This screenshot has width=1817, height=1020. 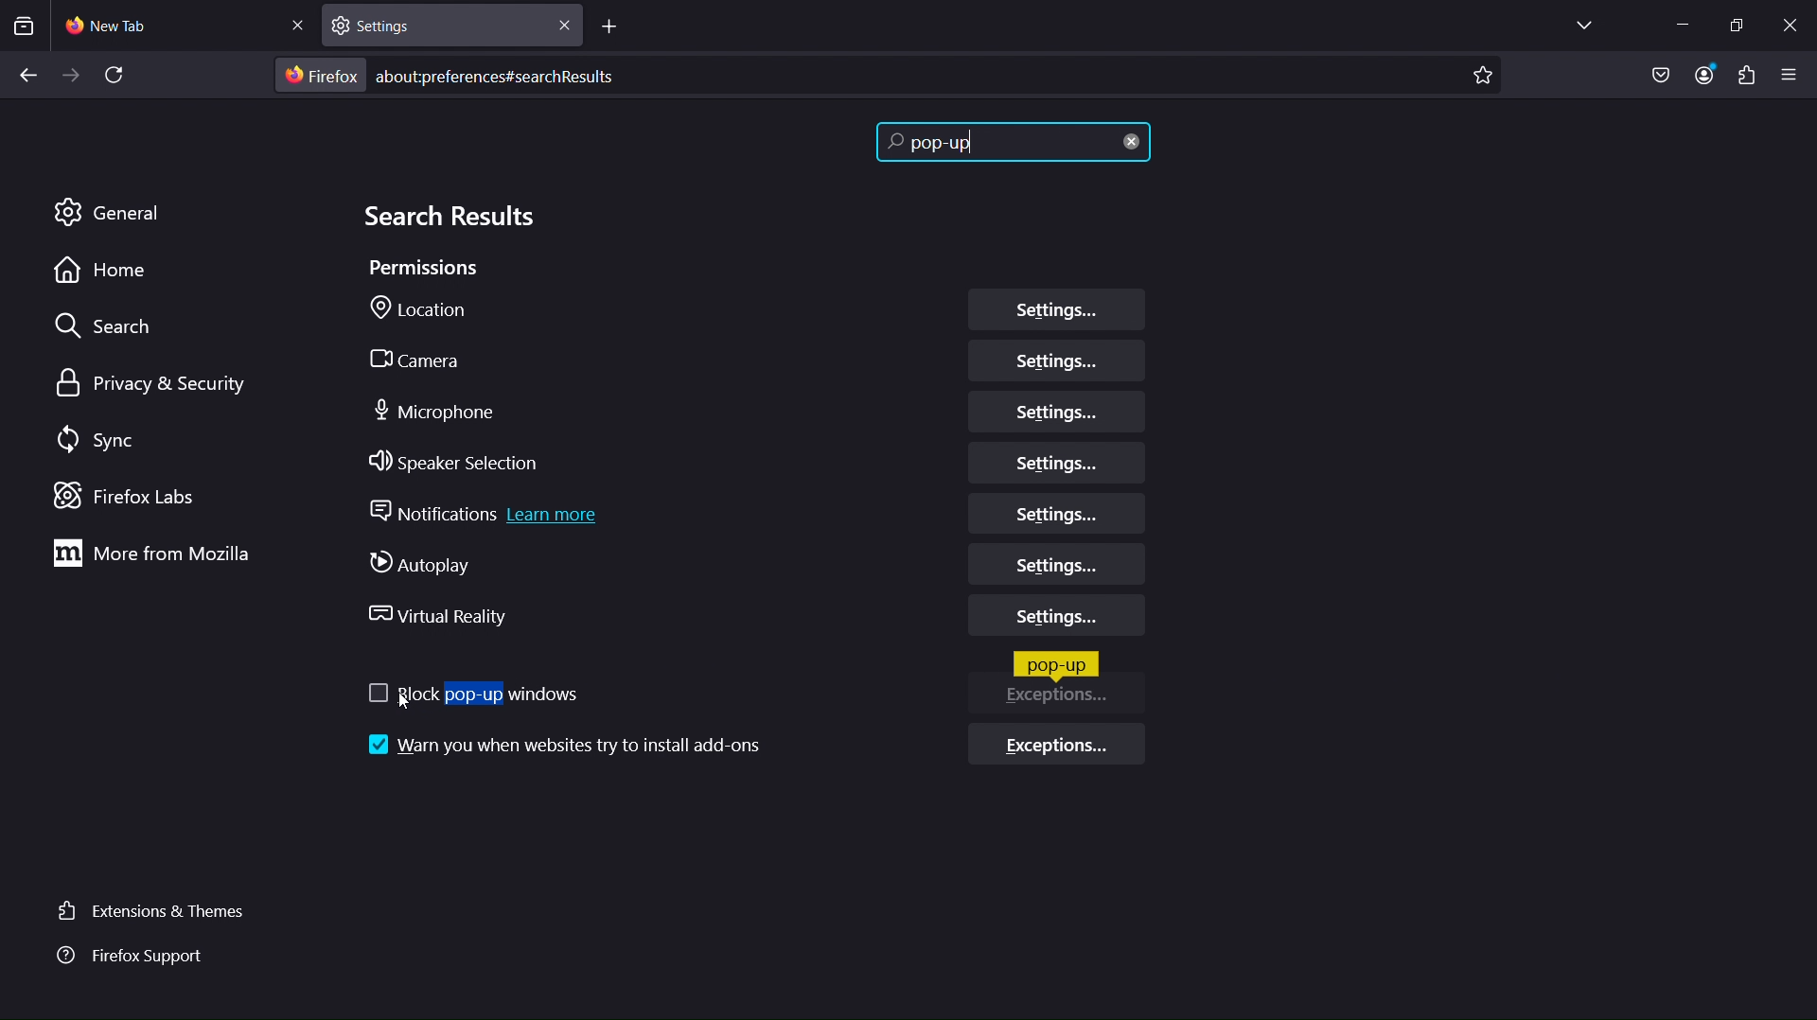 I want to click on Autoplay, so click(x=431, y=564).